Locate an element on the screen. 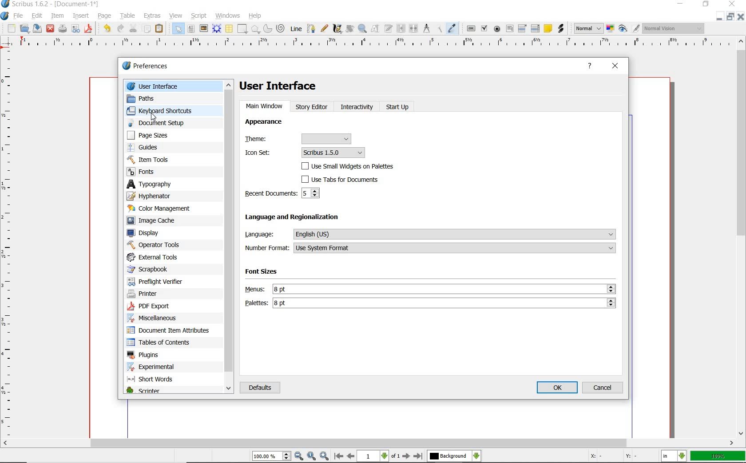 Image resolution: width=746 pixels, height=463 pixels. open is located at coordinates (24, 28).